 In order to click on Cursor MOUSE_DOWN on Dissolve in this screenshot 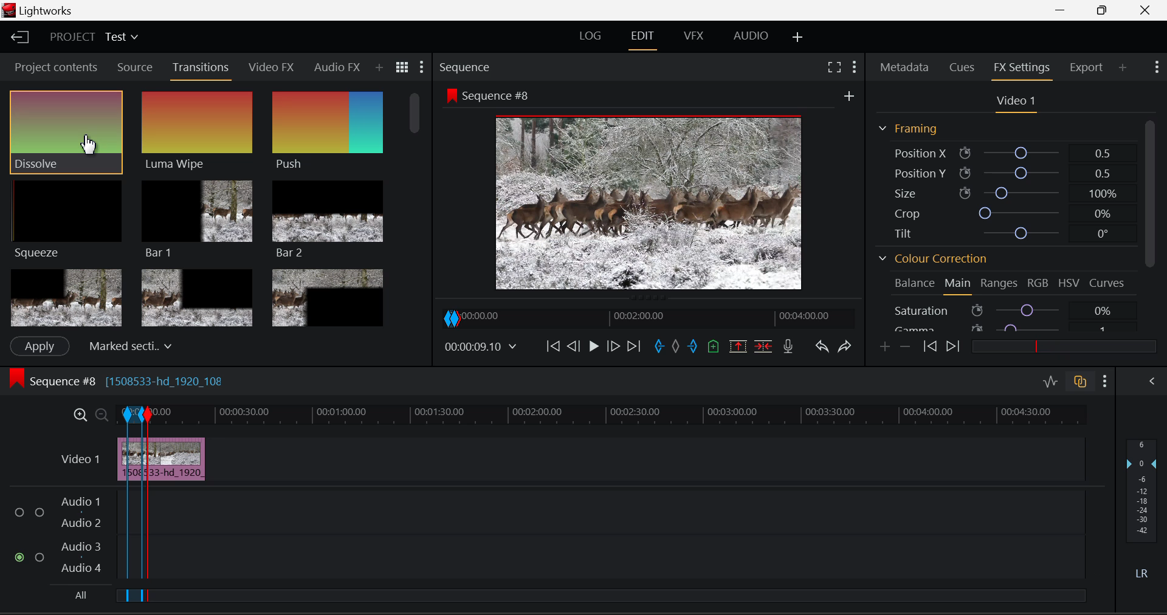, I will do `click(67, 131)`.